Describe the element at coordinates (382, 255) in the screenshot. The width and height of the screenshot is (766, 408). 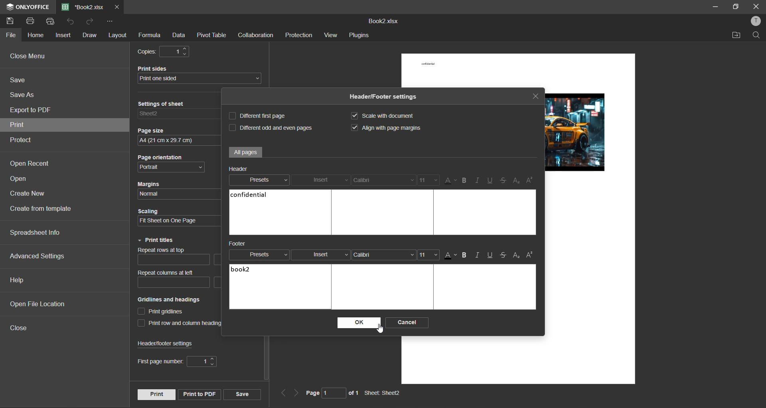
I see `font style` at that location.